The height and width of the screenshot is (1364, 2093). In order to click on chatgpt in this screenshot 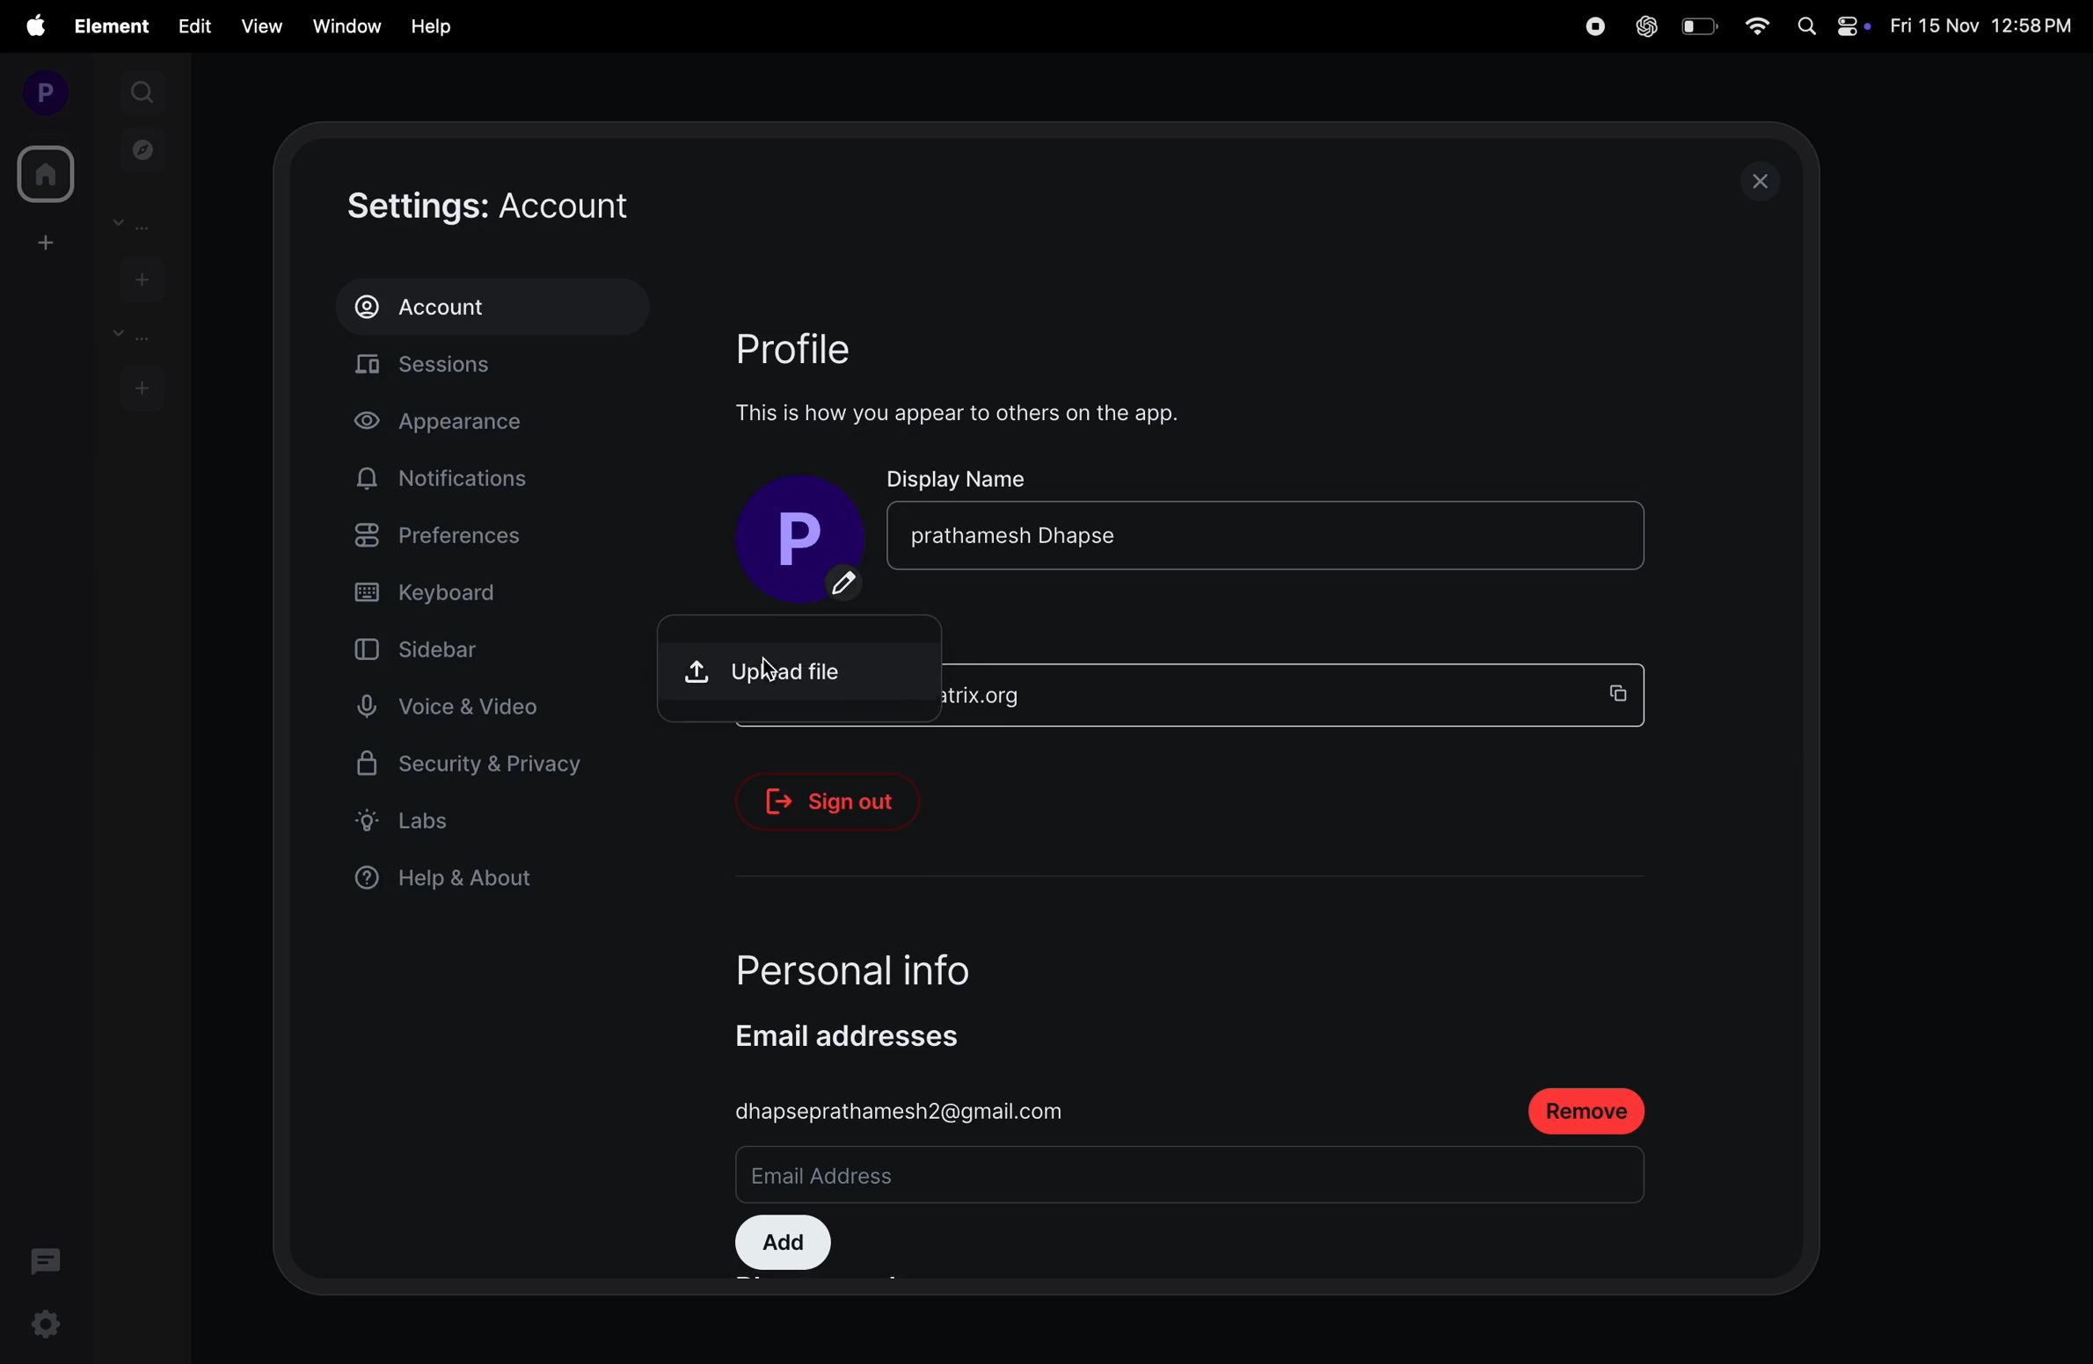, I will do `click(1644, 27)`.